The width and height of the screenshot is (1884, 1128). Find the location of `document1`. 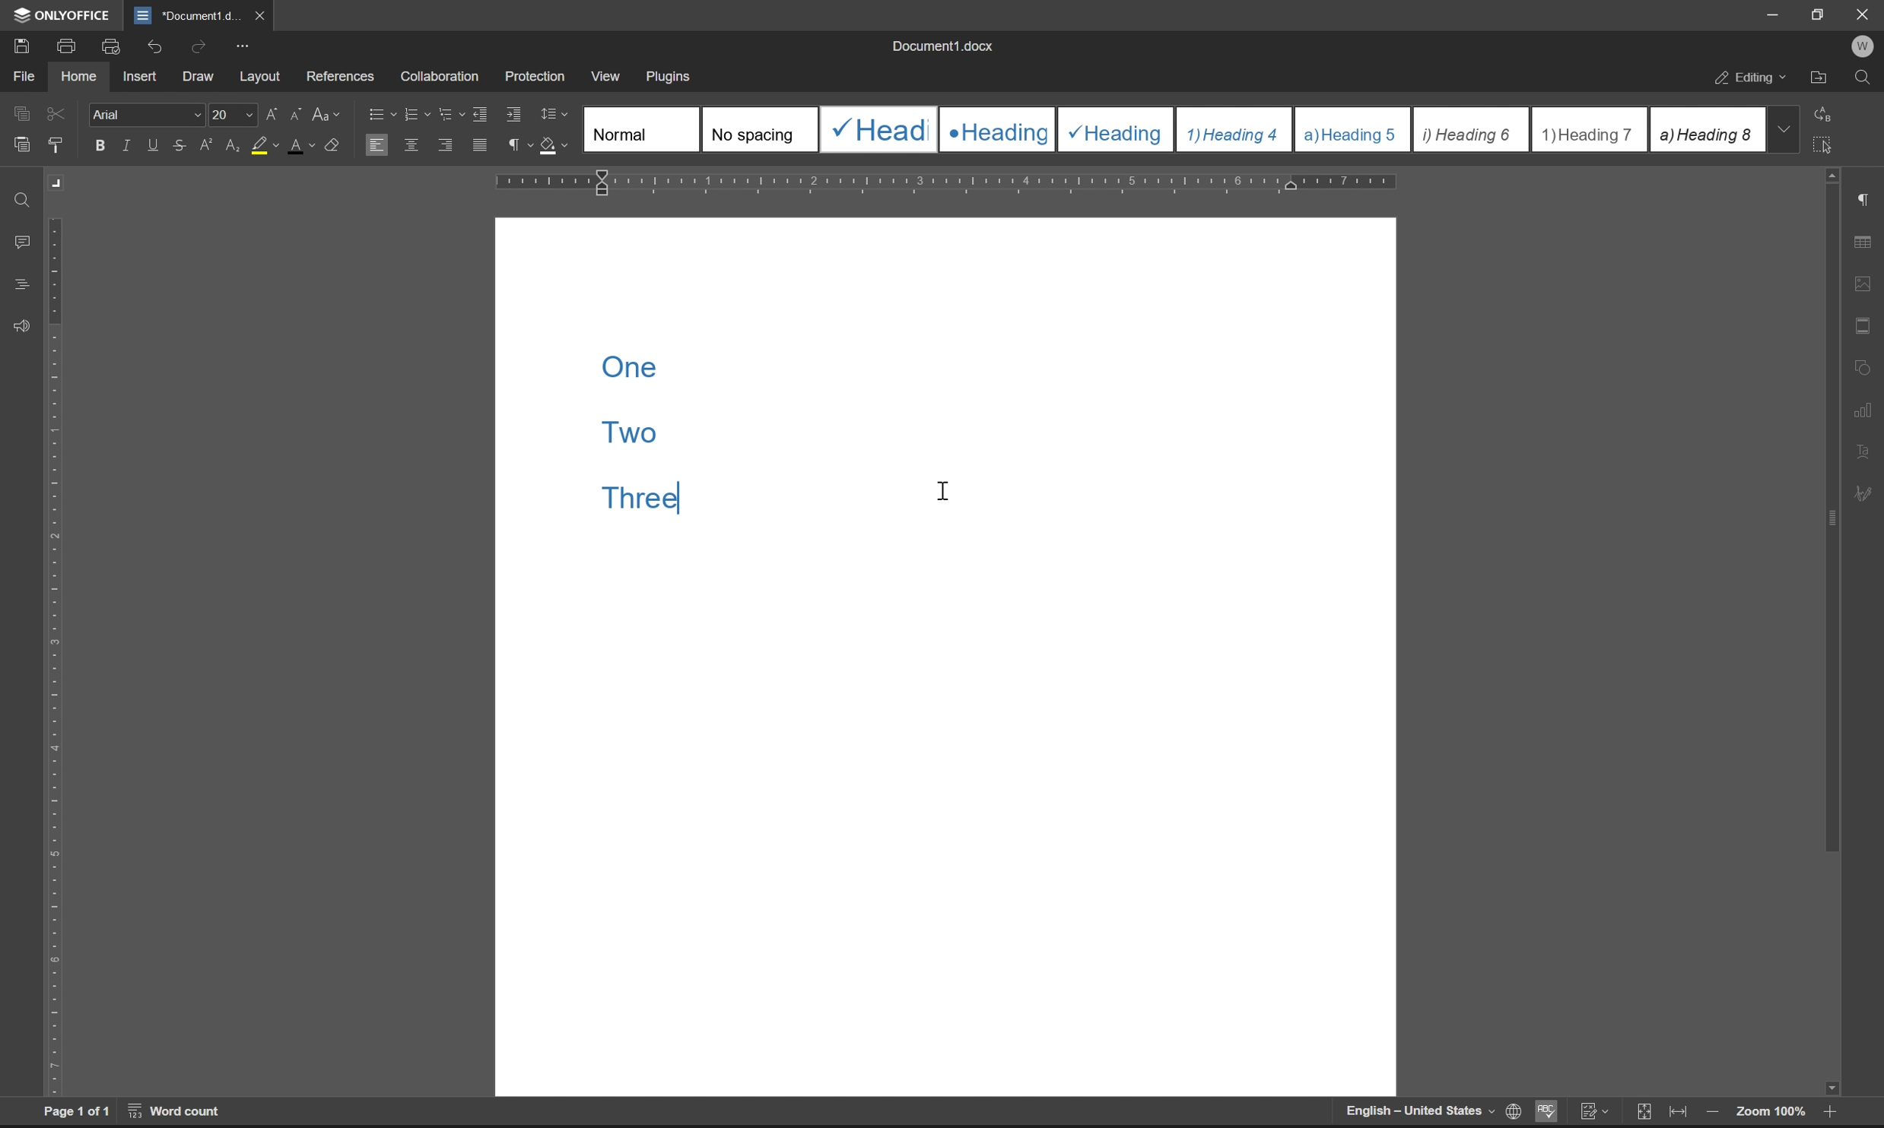

document1 is located at coordinates (186, 16).